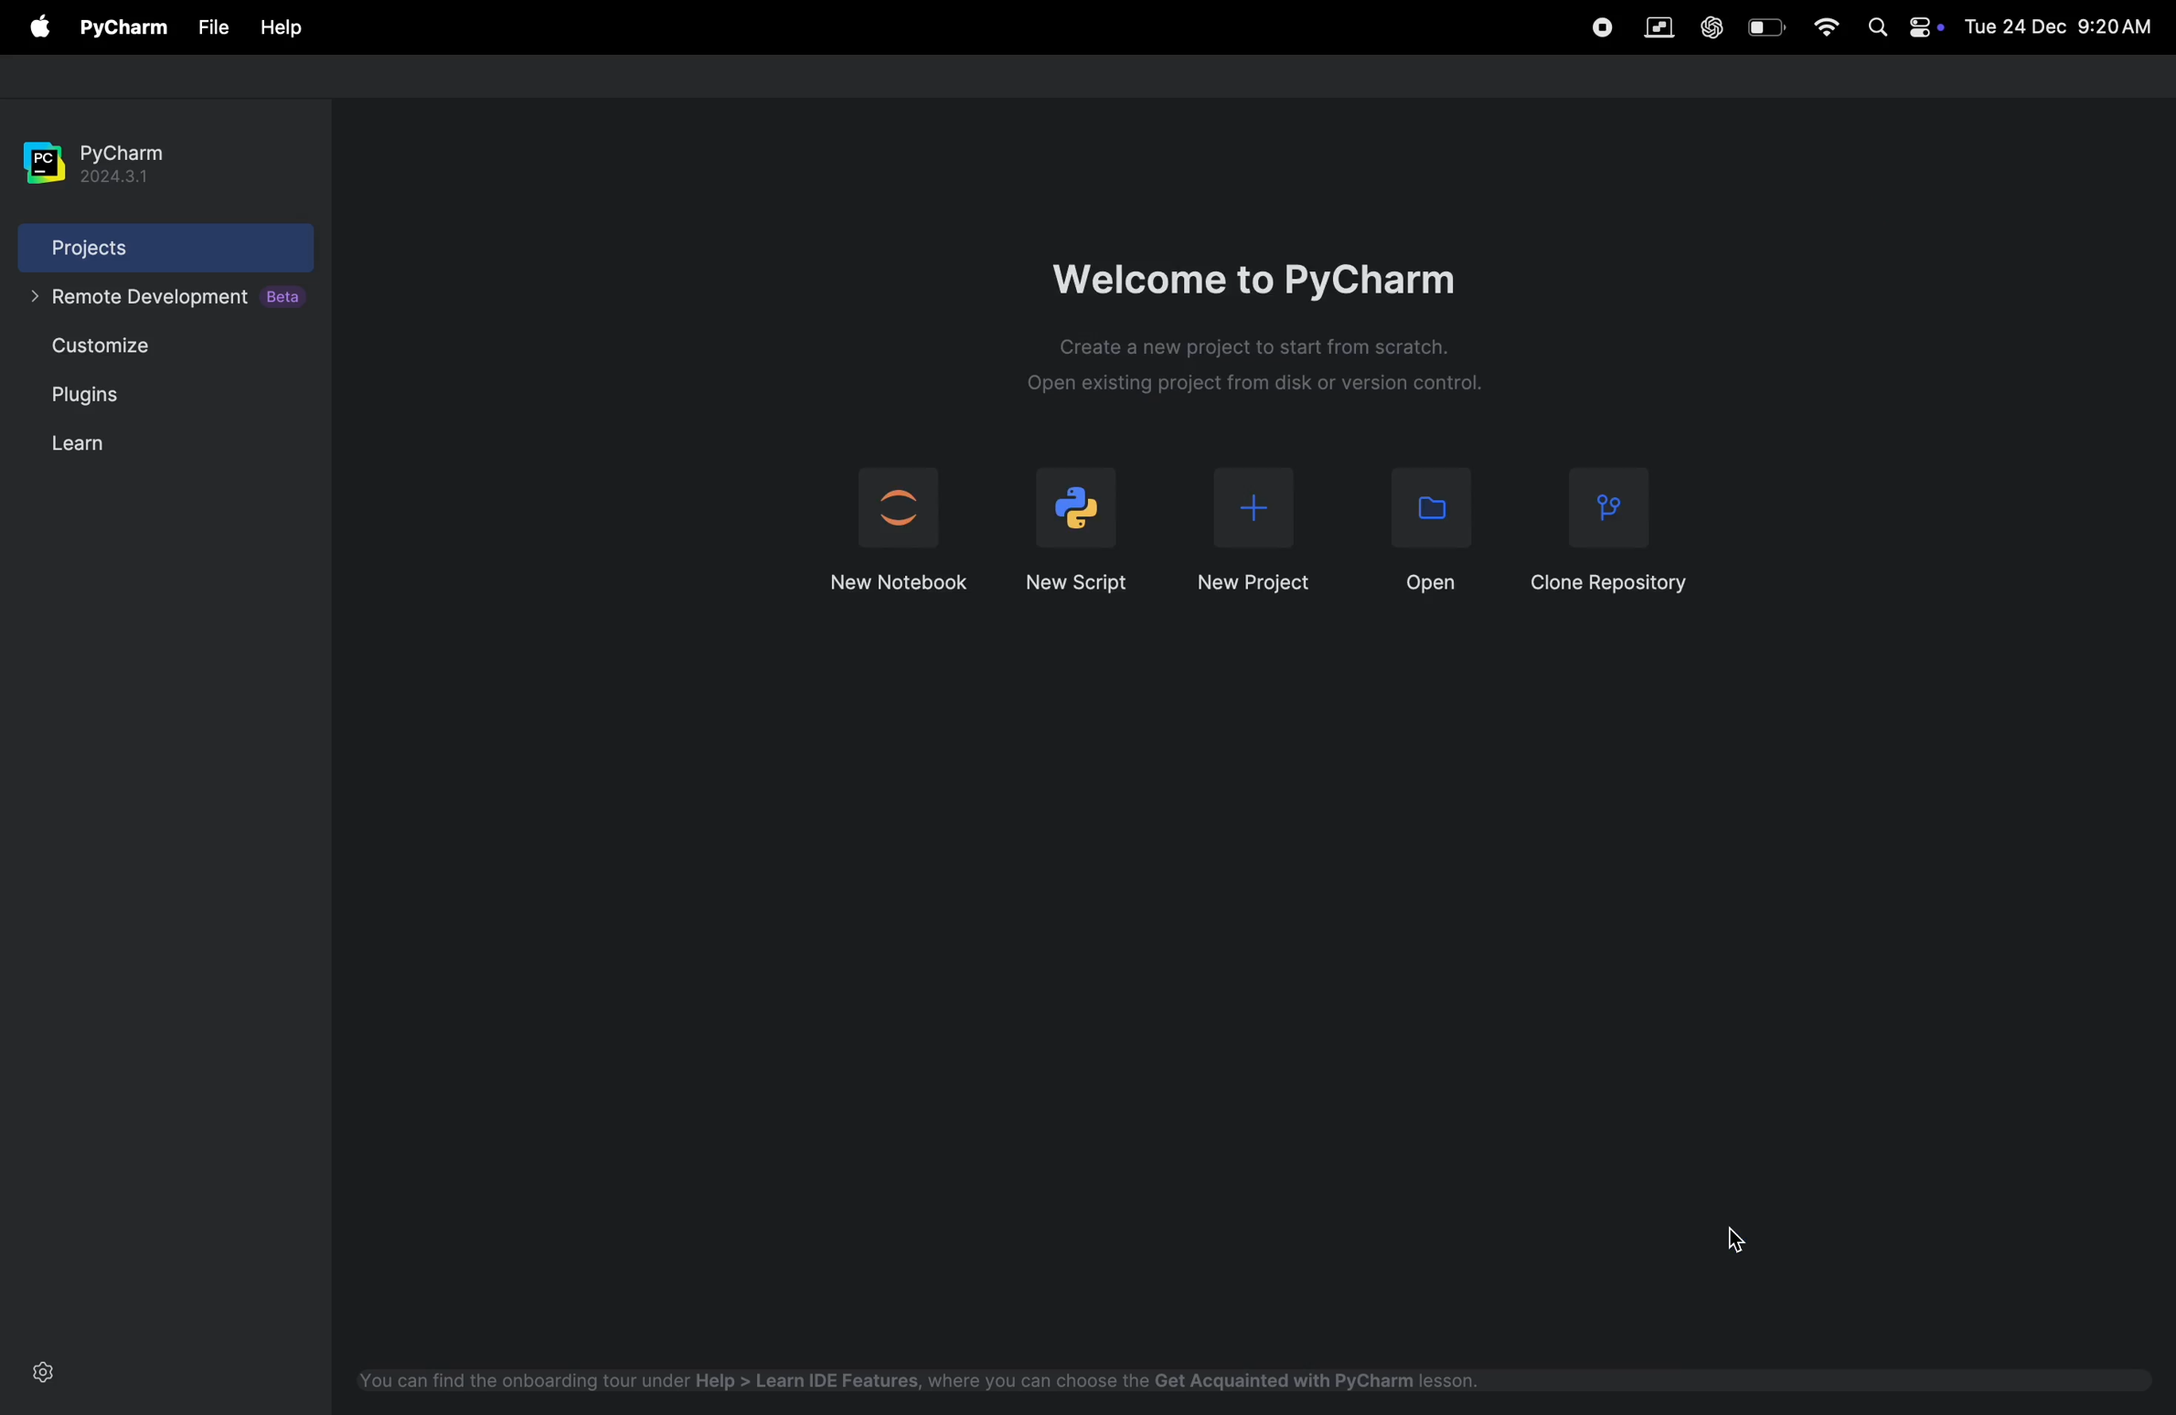 The image size is (2176, 1415). What do you see at coordinates (1430, 539) in the screenshot?
I see `open` at bounding box center [1430, 539].